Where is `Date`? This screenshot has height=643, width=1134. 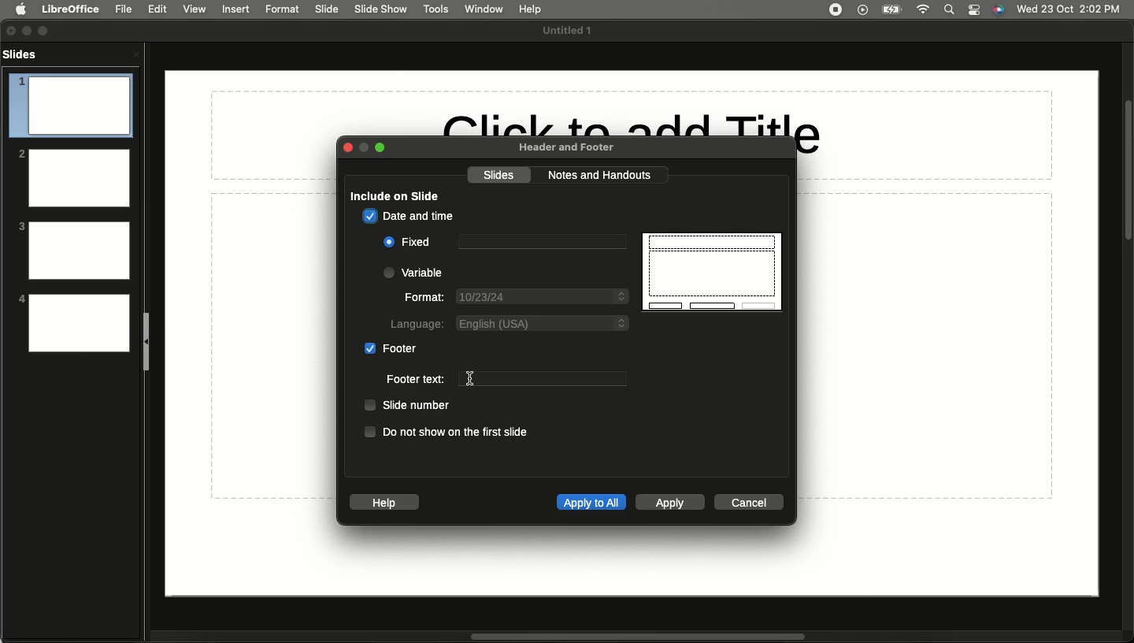 Date is located at coordinates (542, 297).